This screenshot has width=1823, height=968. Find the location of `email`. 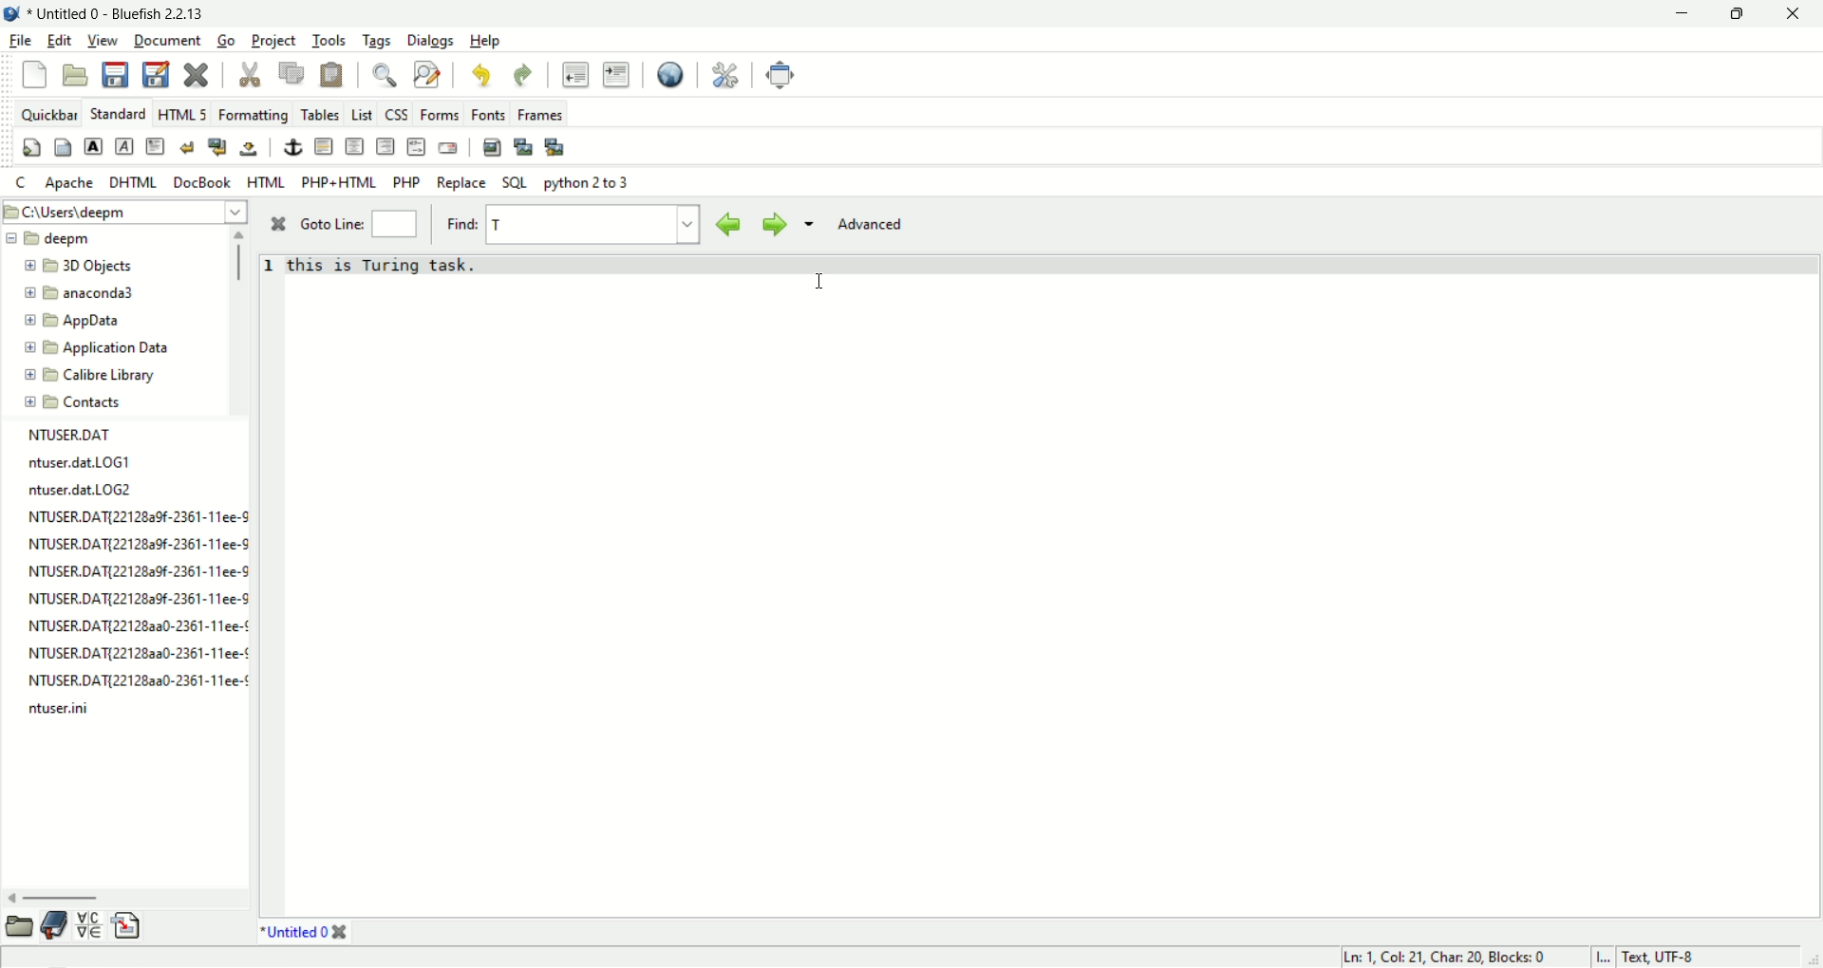

email is located at coordinates (447, 148).